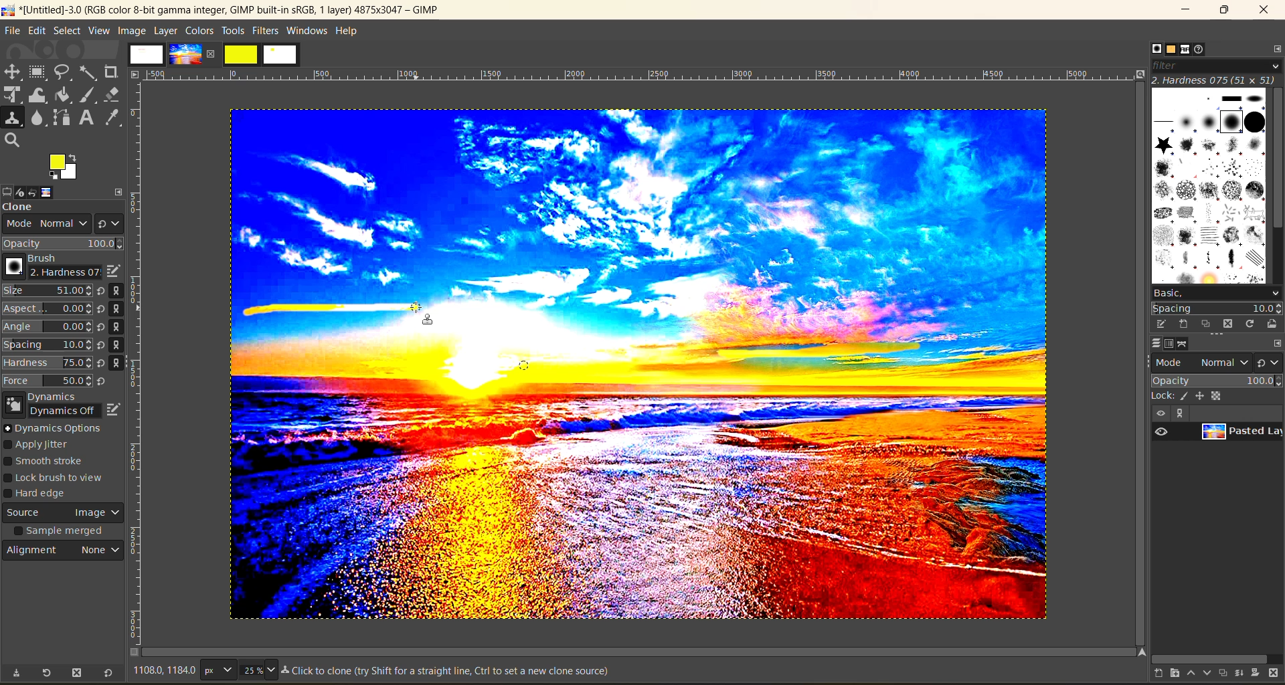 This screenshot has width=1285, height=685. Describe the element at coordinates (107, 674) in the screenshot. I see `reset to default values` at that location.